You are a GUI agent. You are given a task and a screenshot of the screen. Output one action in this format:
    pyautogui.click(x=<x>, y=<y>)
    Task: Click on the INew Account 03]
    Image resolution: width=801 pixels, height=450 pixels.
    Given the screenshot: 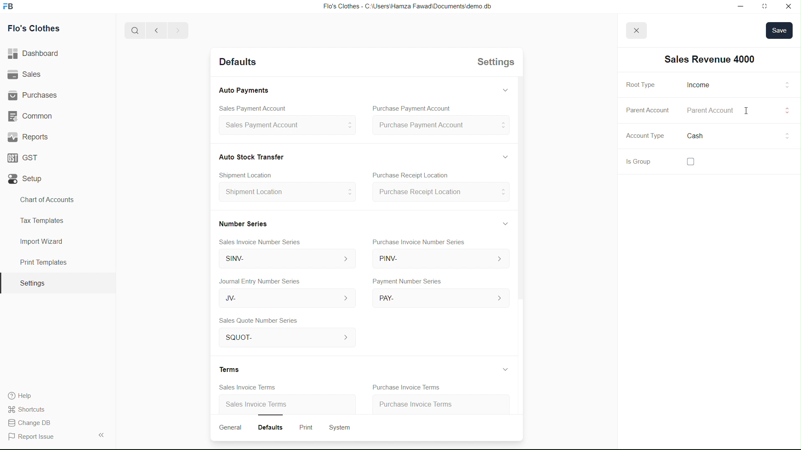 What is the action you would take?
    pyautogui.click(x=710, y=59)
    